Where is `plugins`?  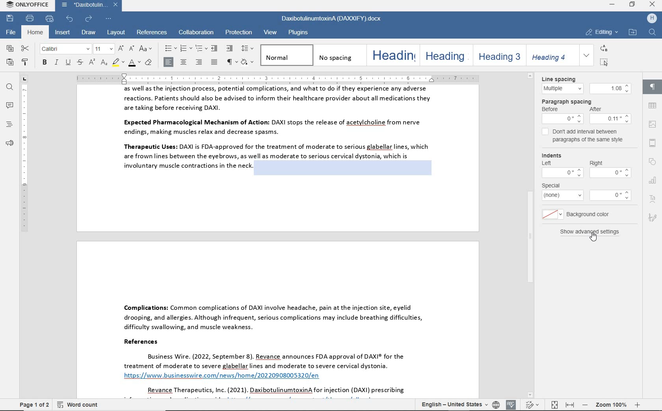 plugins is located at coordinates (299, 33).